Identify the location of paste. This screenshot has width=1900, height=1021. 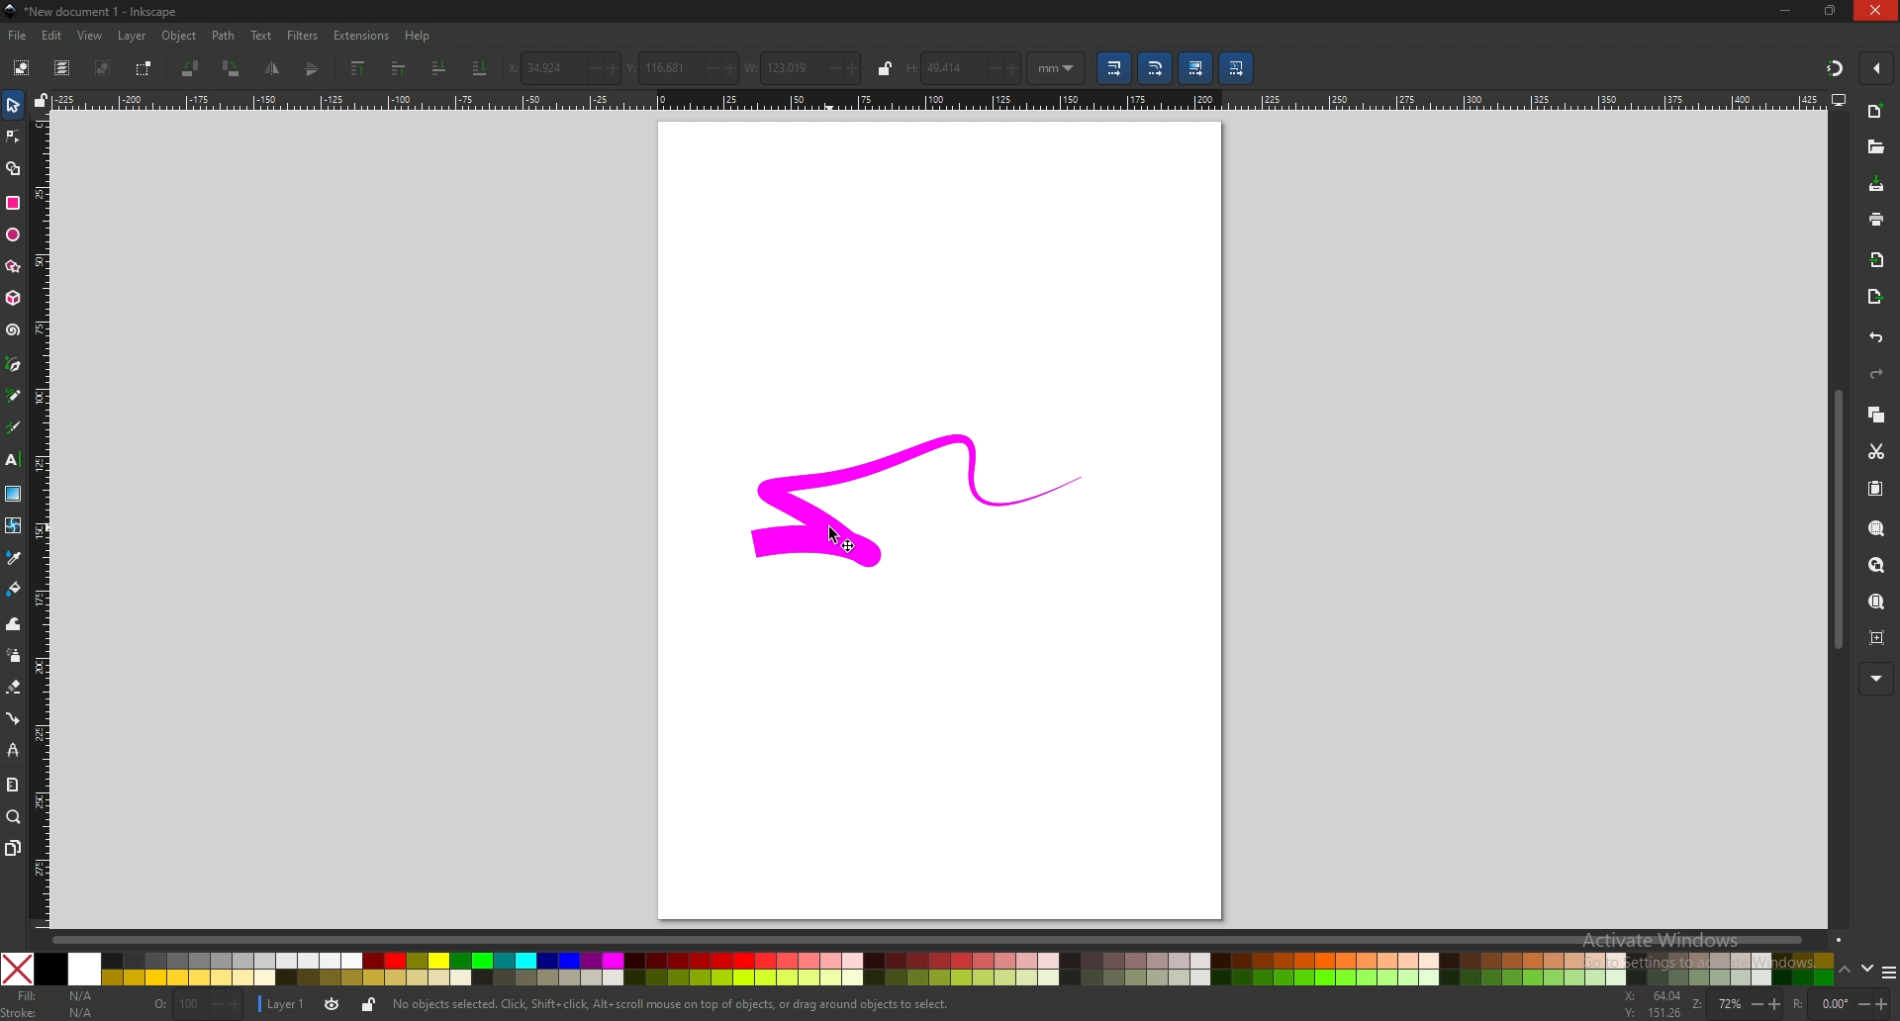
(1879, 487).